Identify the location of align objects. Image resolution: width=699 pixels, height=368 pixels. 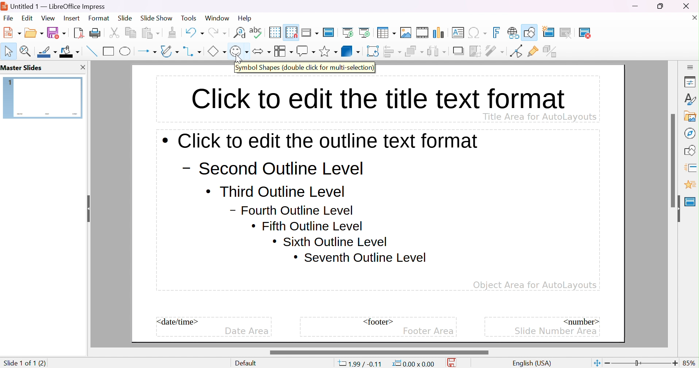
(393, 51).